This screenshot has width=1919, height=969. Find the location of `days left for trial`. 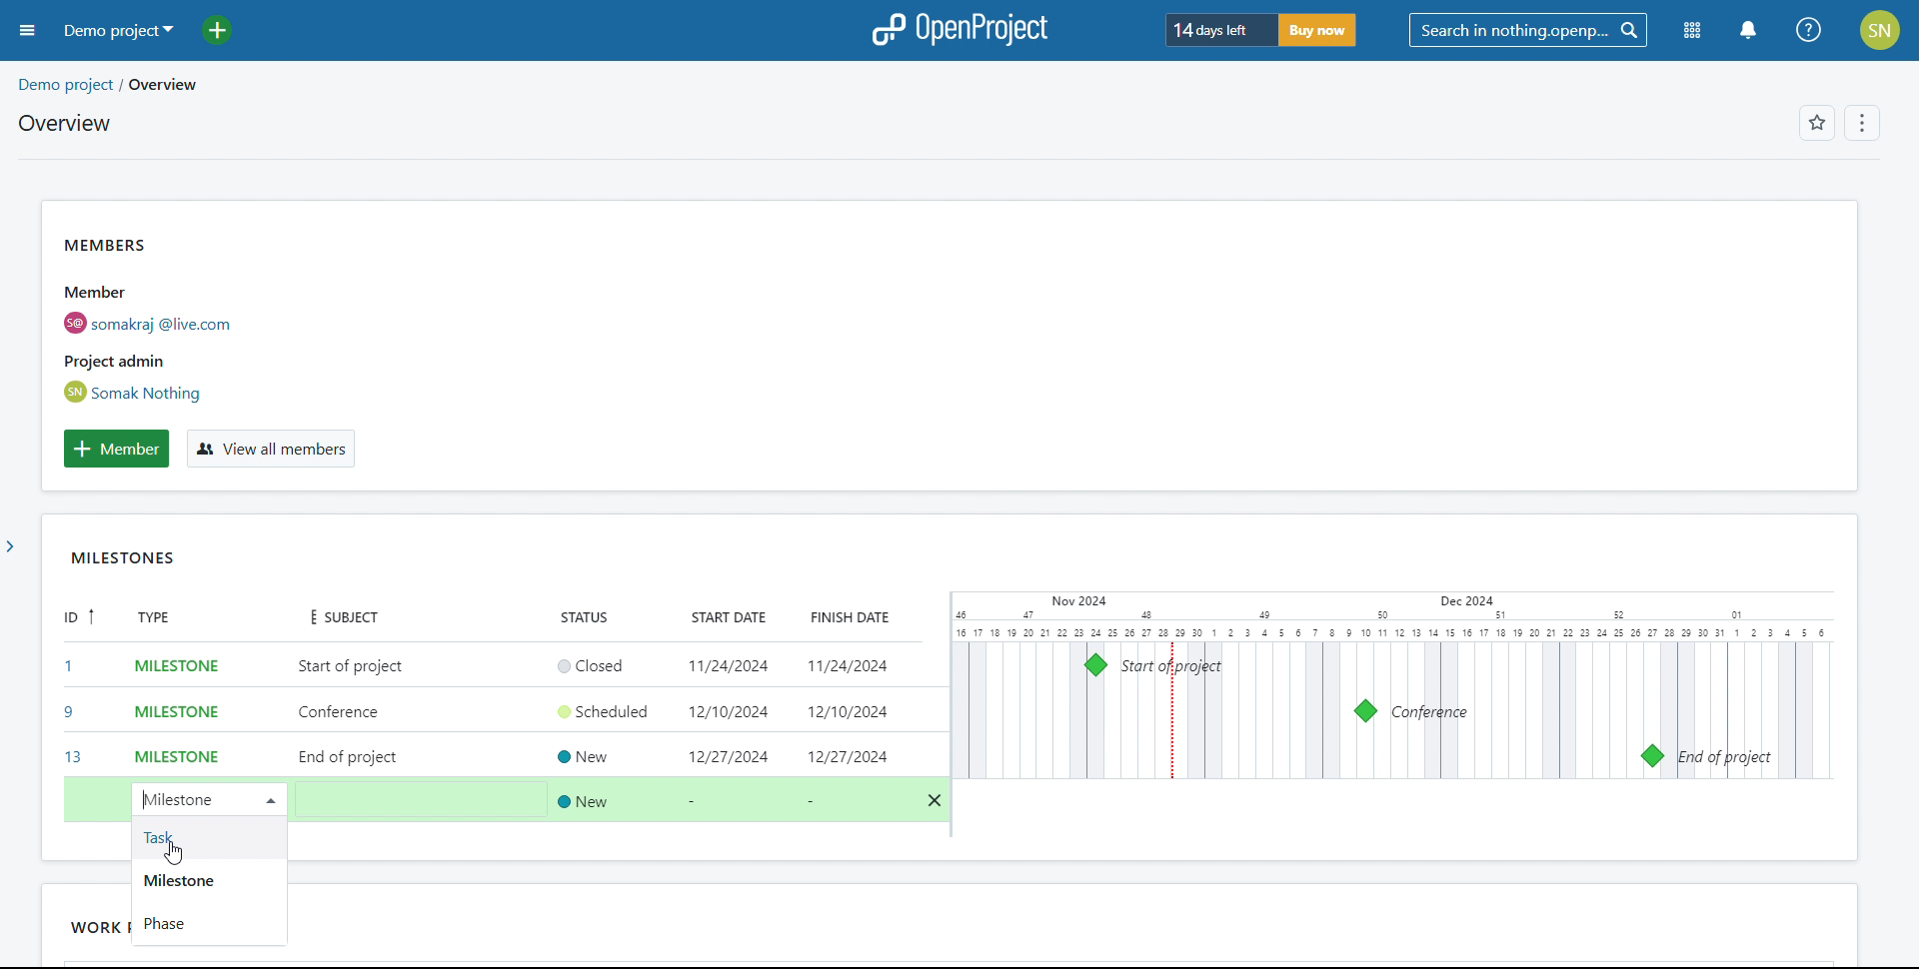

days left for trial is located at coordinates (1217, 31).